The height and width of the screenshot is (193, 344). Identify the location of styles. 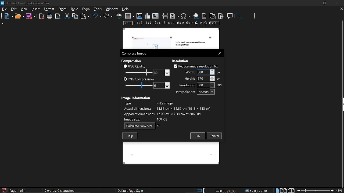
(74, 9).